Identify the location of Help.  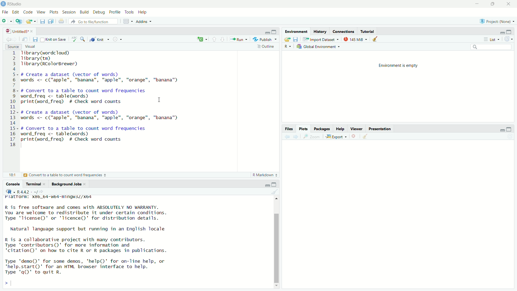
(340, 129).